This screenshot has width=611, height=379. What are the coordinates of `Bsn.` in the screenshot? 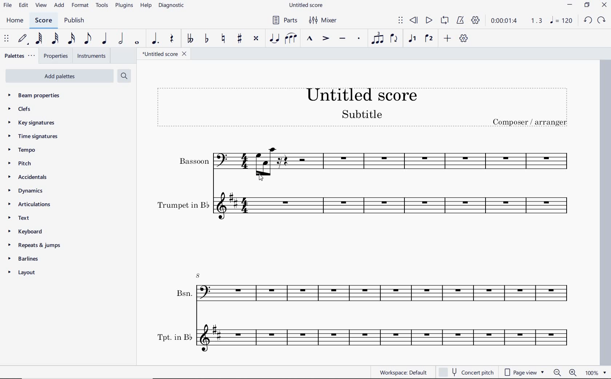 It's located at (371, 291).